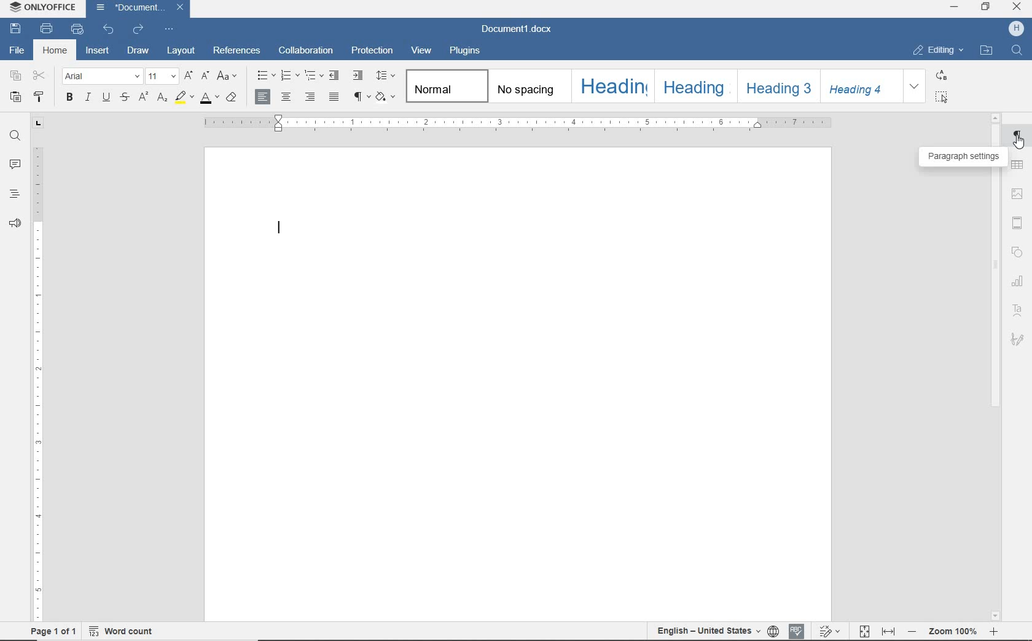 The height and width of the screenshot is (641, 1032). Describe the element at coordinates (106, 99) in the screenshot. I see `underline` at that location.